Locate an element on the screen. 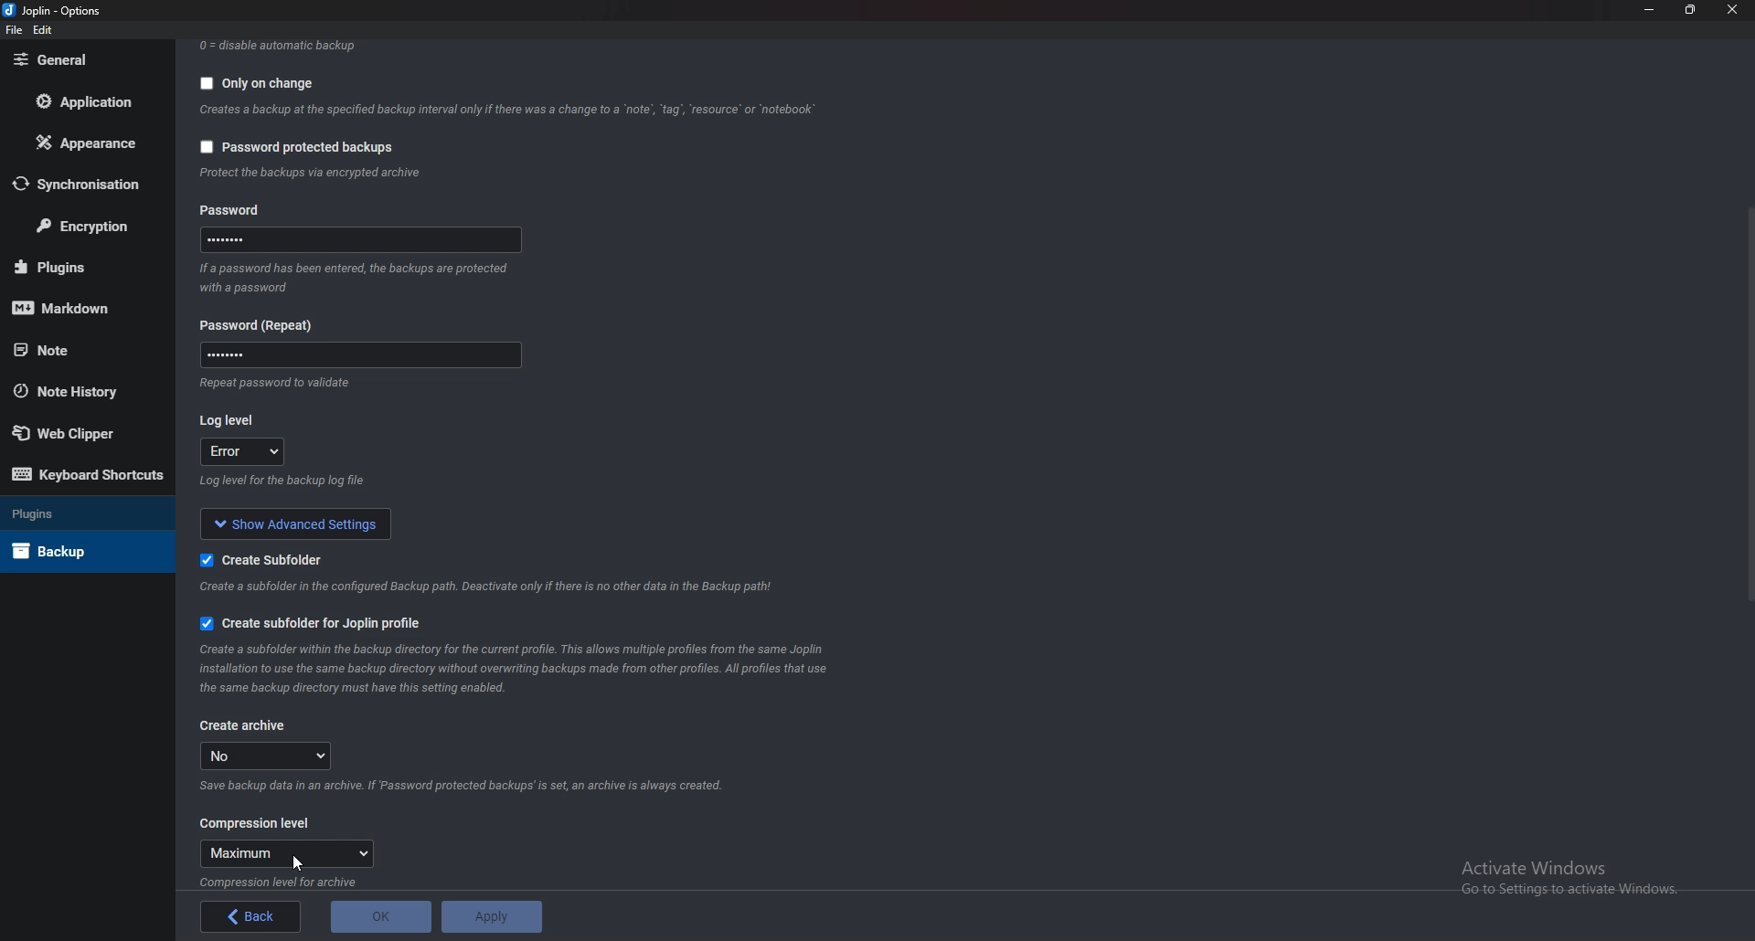 The width and height of the screenshot is (1755, 941). Only on change is located at coordinates (262, 81).